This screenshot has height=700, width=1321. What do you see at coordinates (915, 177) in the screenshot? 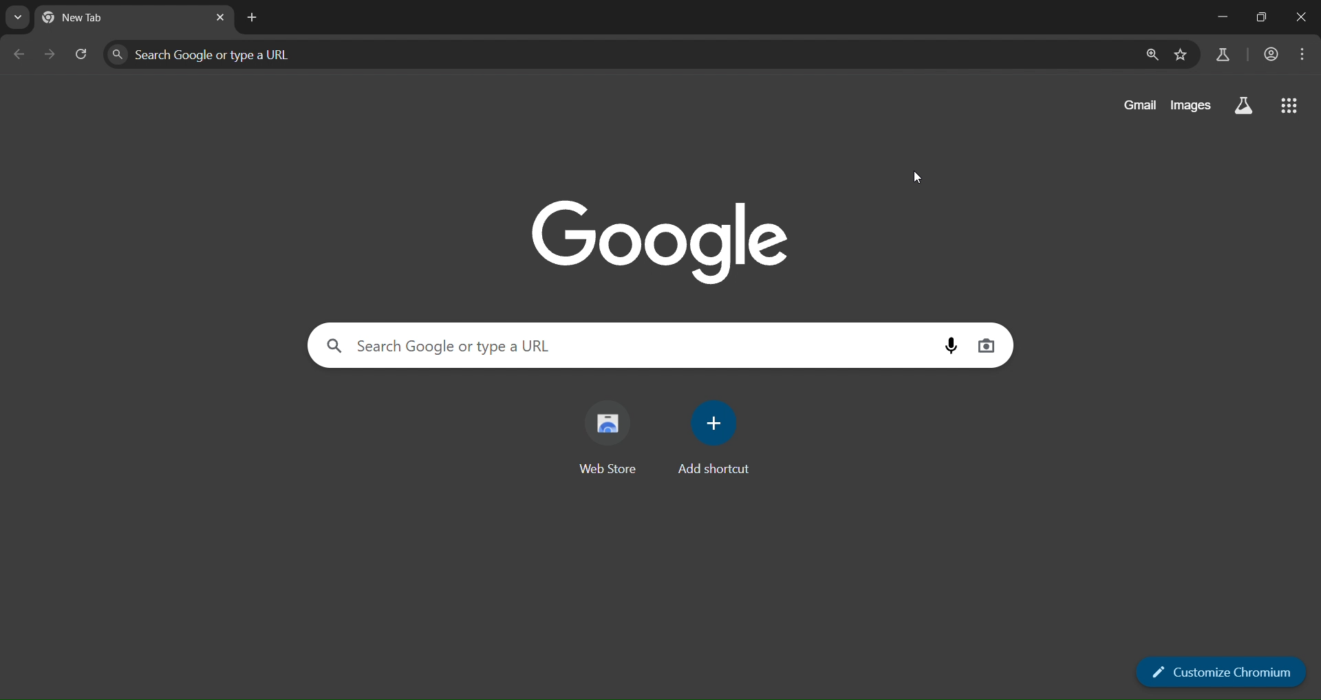
I see `cursor` at bounding box center [915, 177].